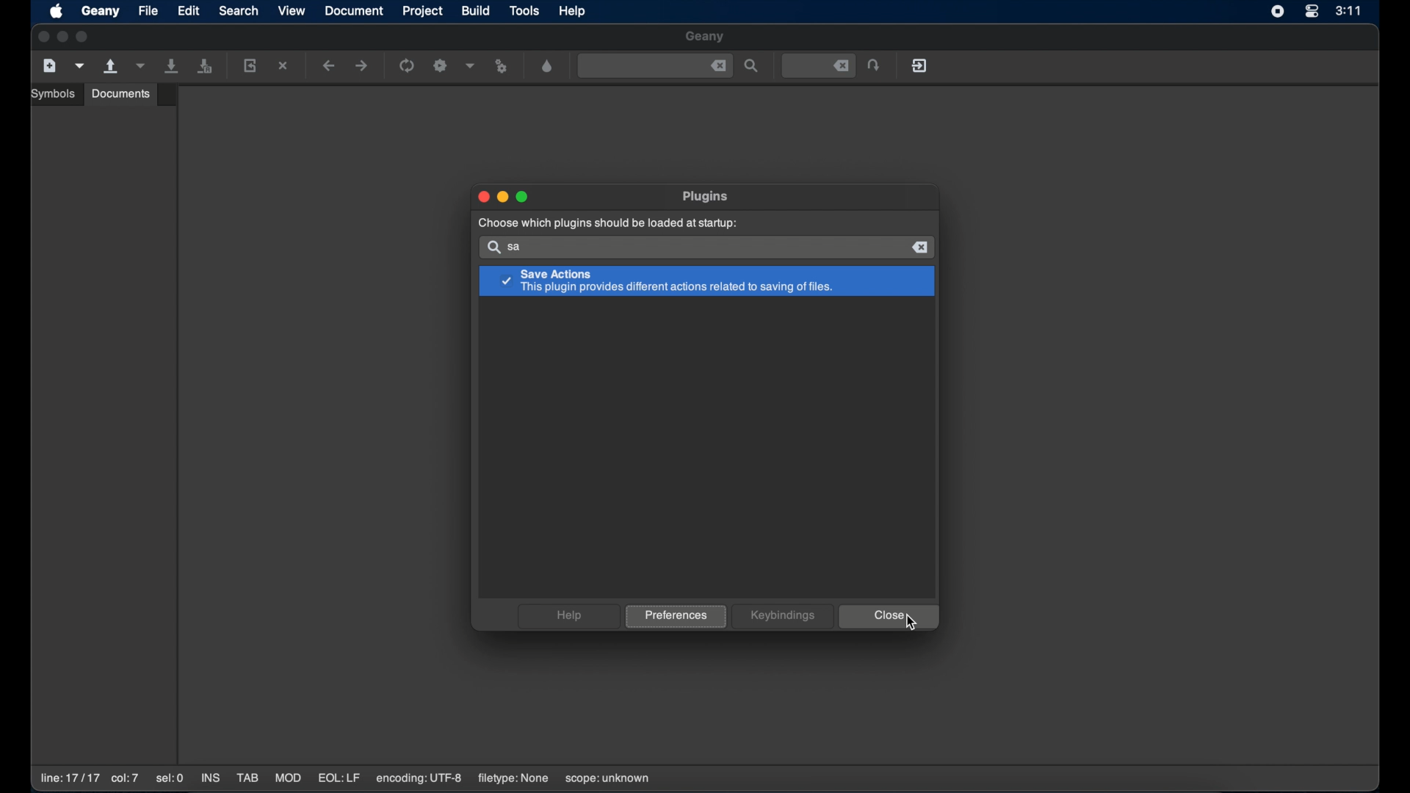  Describe the element at coordinates (548, 67) in the screenshot. I see `open a color chooser dialogue` at that location.